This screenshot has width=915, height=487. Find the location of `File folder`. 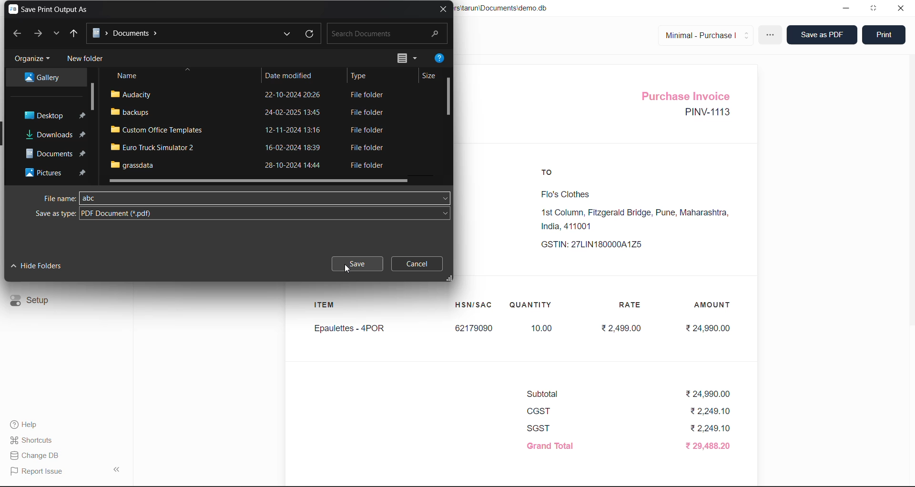

File folder is located at coordinates (368, 96).